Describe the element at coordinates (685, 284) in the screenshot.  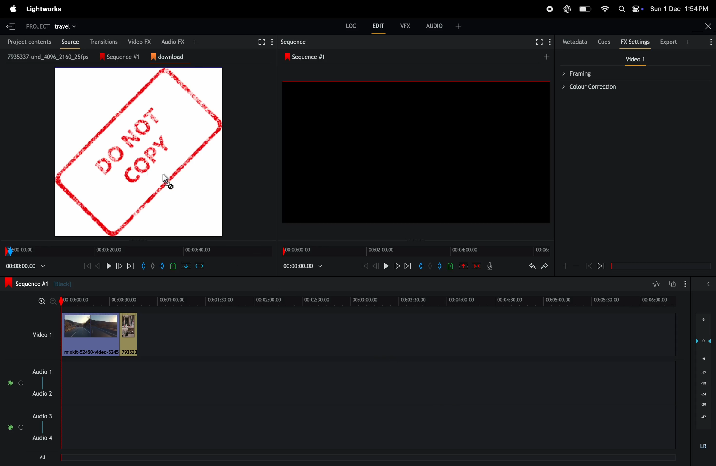
I see `options` at that location.